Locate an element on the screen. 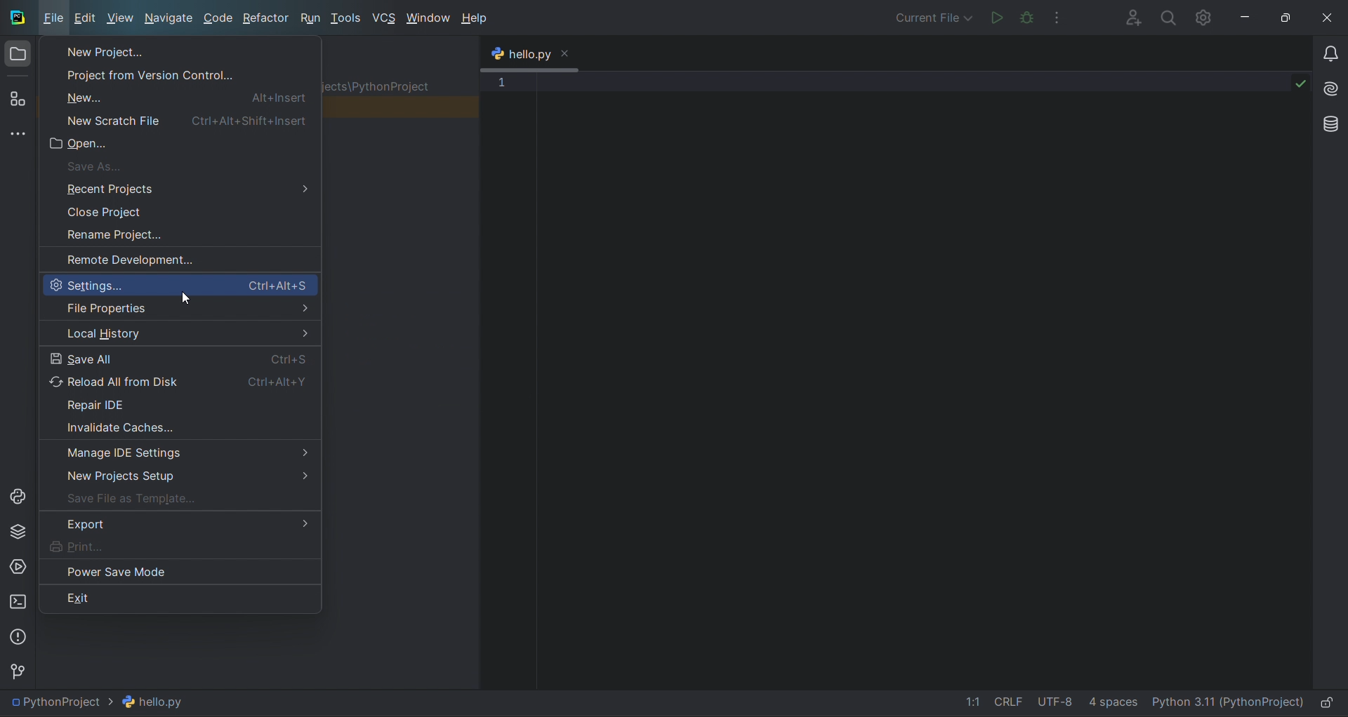  reload is located at coordinates (180, 380).